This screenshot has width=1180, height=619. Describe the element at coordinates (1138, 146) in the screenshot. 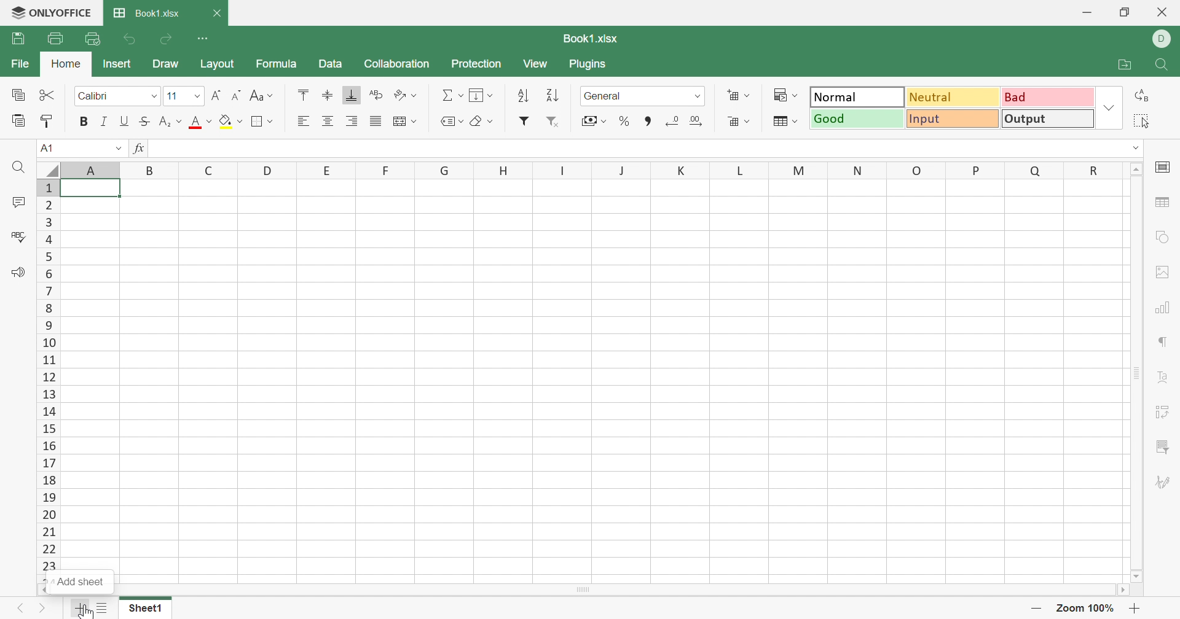

I see `Drop Down` at that location.